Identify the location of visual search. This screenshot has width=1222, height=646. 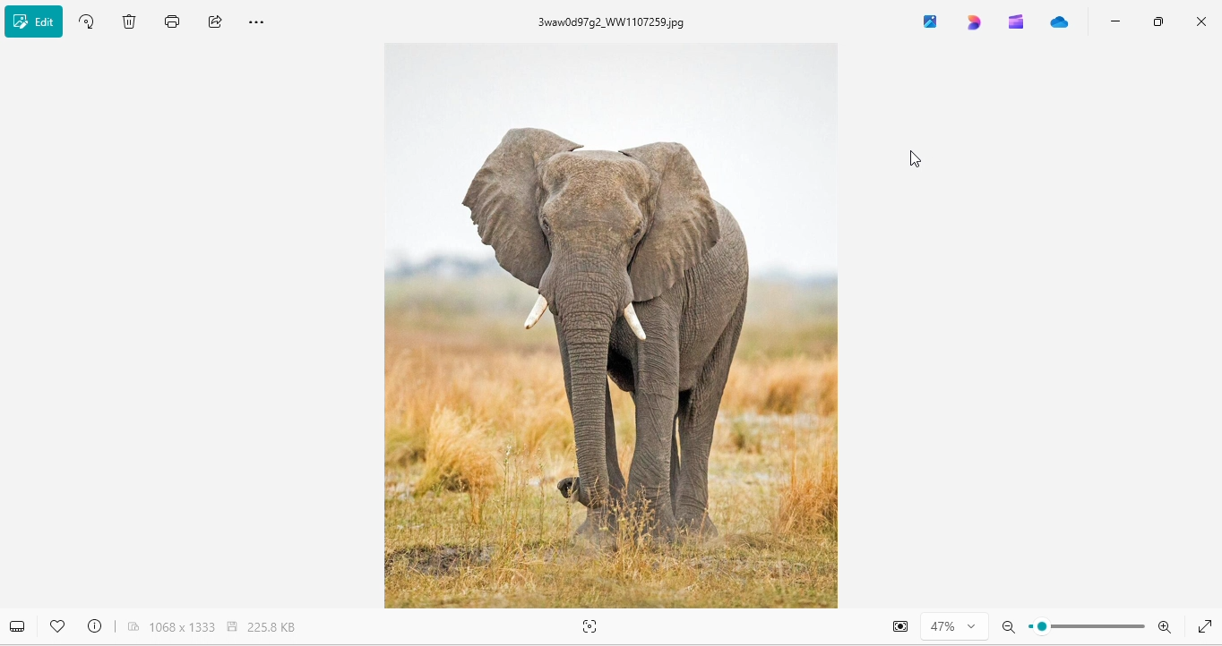
(589, 630).